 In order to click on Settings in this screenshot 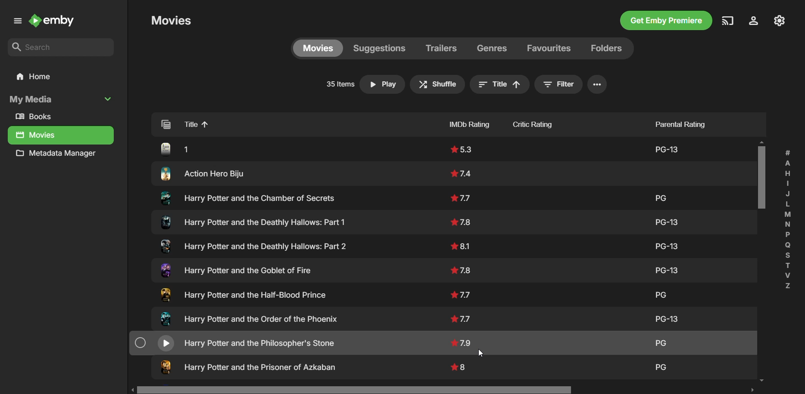, I will do `click(752, 22)`.